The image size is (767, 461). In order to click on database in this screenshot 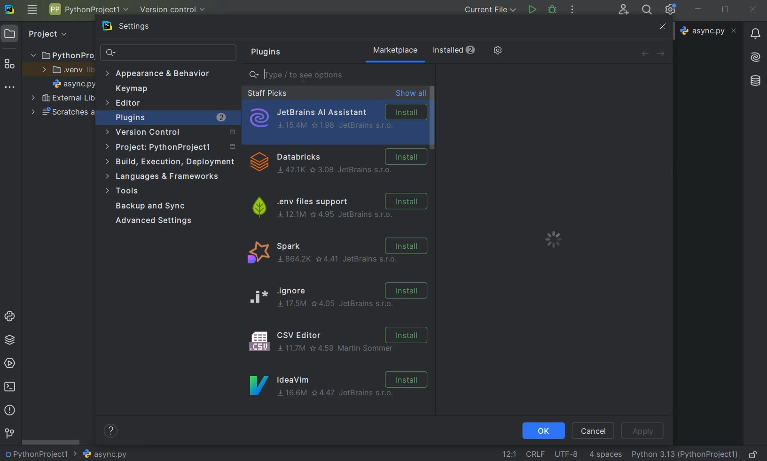, I will do `click(755, 81)`.